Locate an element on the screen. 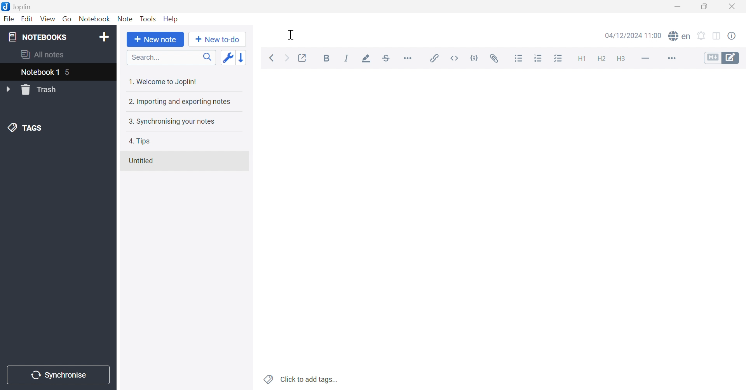 Image resolution: width=746 pixels, height=390 pixels. Notebook 1 is located at coordinates (39, 73).